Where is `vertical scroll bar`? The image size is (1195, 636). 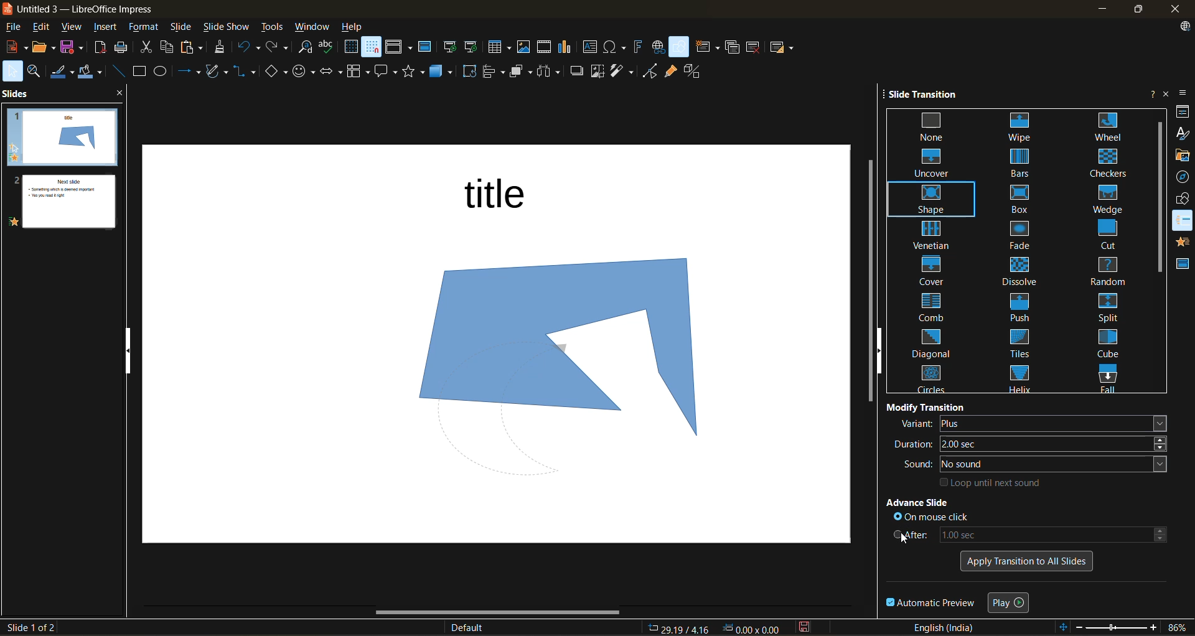 vertical scroll bar is located at coordinates (1158, 197).